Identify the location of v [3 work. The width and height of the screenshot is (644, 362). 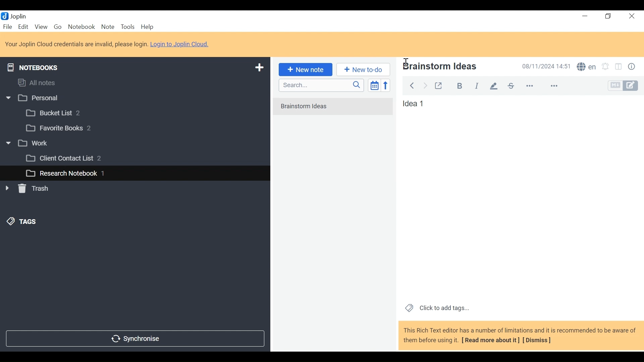
(35, 143).